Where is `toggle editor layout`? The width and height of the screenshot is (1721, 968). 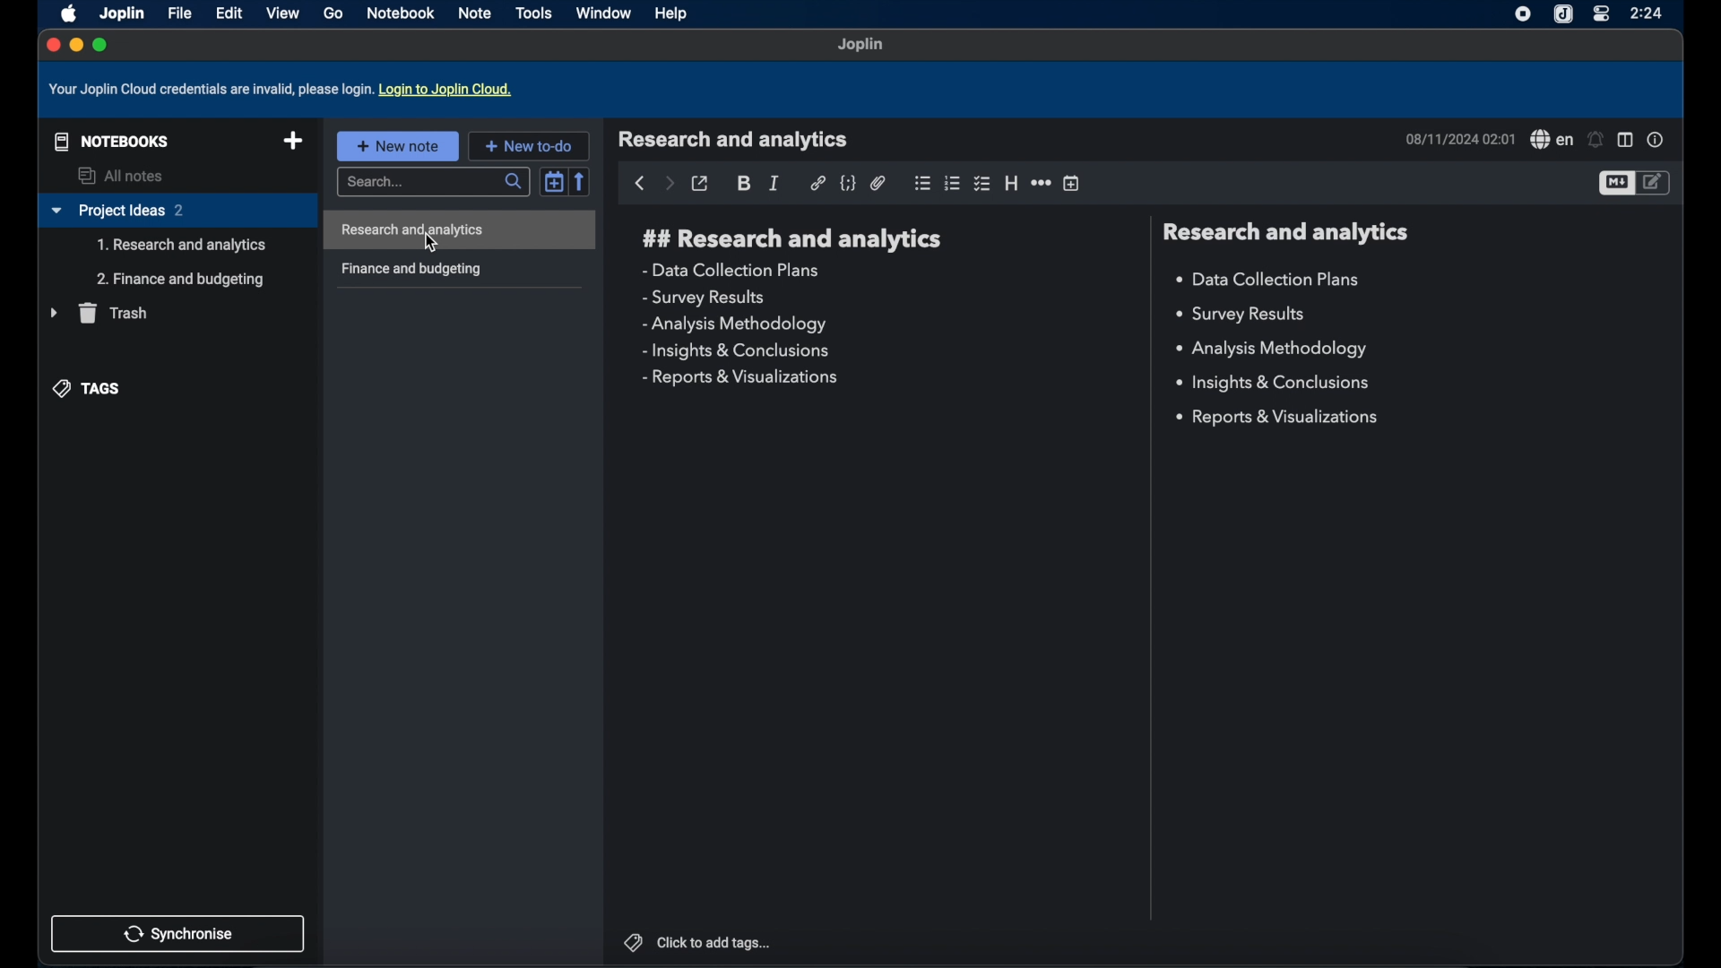
toggle editor layout is located at coordinates (1625, 141).